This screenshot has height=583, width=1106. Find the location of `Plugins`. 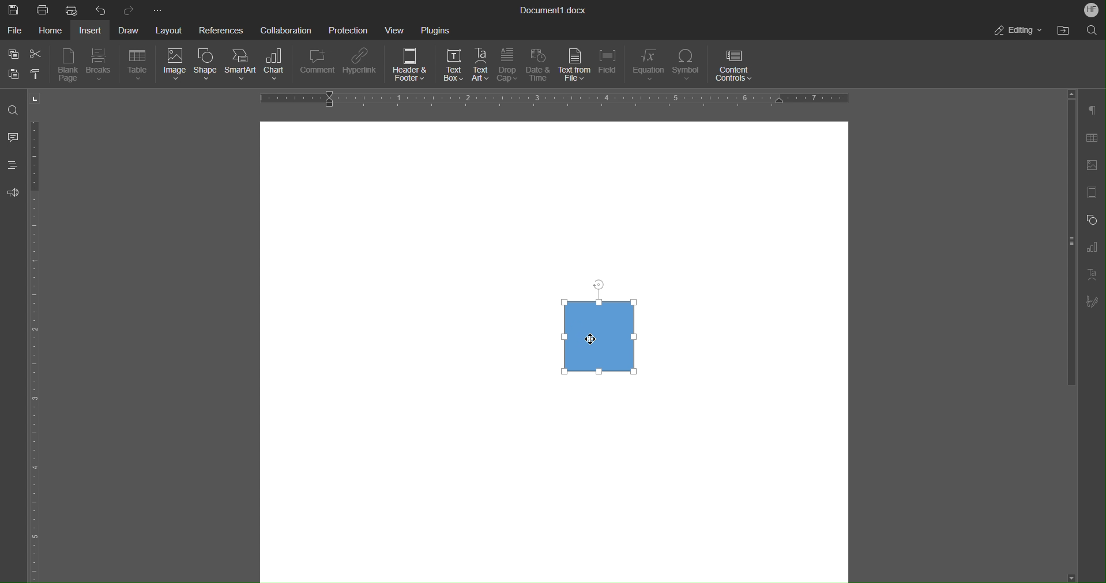

Plugins is located at coordinates (435, 29).